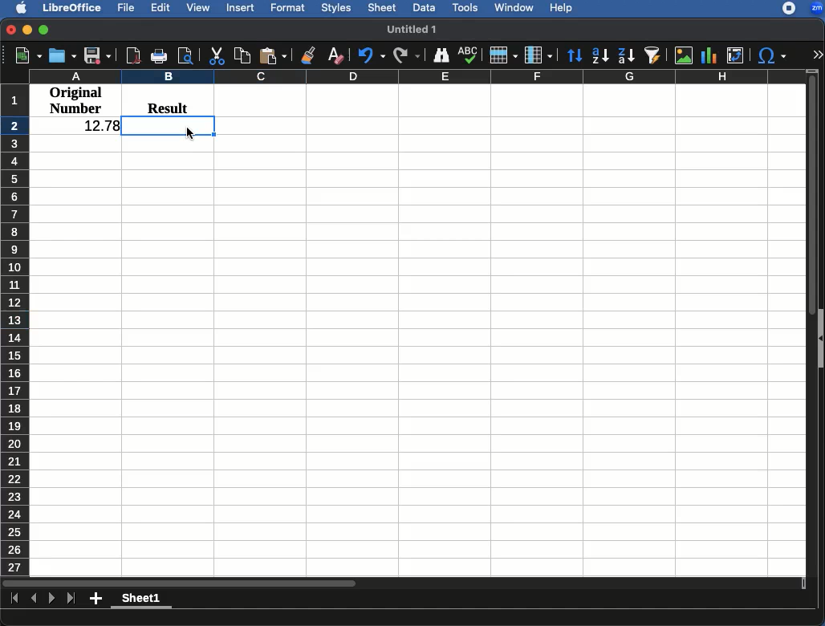  Describe the element at coordinates (813, 321) in the screenshot. I see `Scroll` at that location.